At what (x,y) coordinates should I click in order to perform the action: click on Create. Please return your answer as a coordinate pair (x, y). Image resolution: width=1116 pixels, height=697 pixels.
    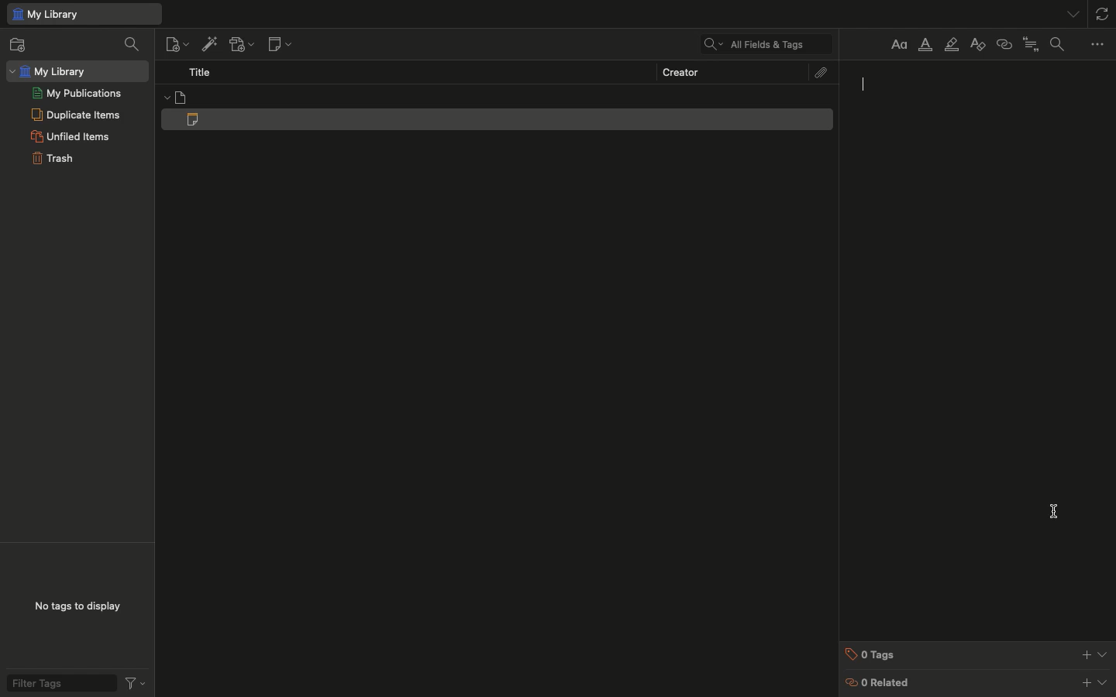
    Looking at the image, I should click on (680, 70).